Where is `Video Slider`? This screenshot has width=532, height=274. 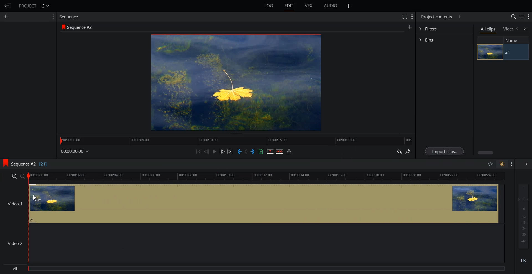
Video Slider is located at coordinates (269, 176).